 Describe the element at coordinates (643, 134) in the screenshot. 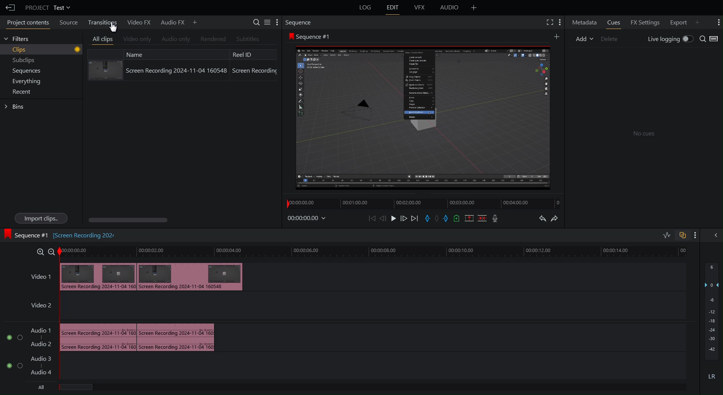

I see `No cues` at that location.